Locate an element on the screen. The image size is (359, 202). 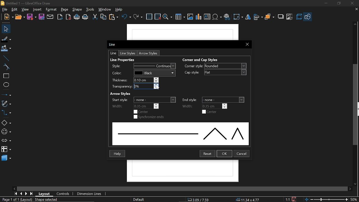
next page is located at coordinates (26, 194).